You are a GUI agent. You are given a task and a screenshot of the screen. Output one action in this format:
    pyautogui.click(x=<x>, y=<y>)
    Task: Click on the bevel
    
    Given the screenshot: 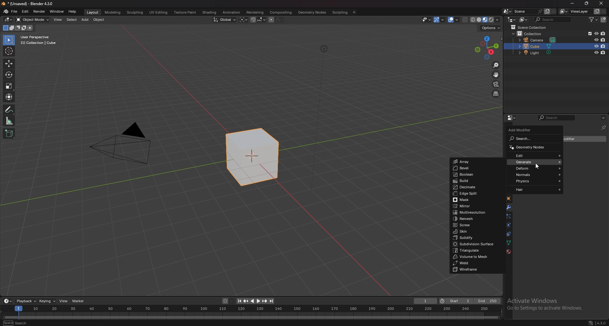 What is the action you would take?
    pyautogui.click(x=478, y=168)
    